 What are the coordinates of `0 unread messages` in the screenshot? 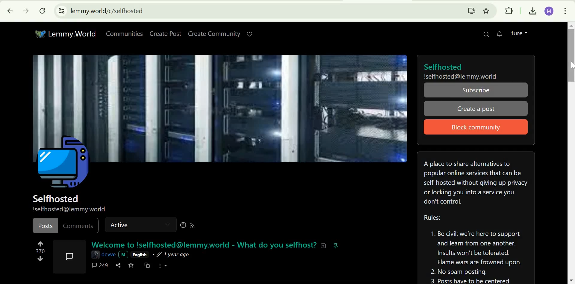 It's located at (500, 33).